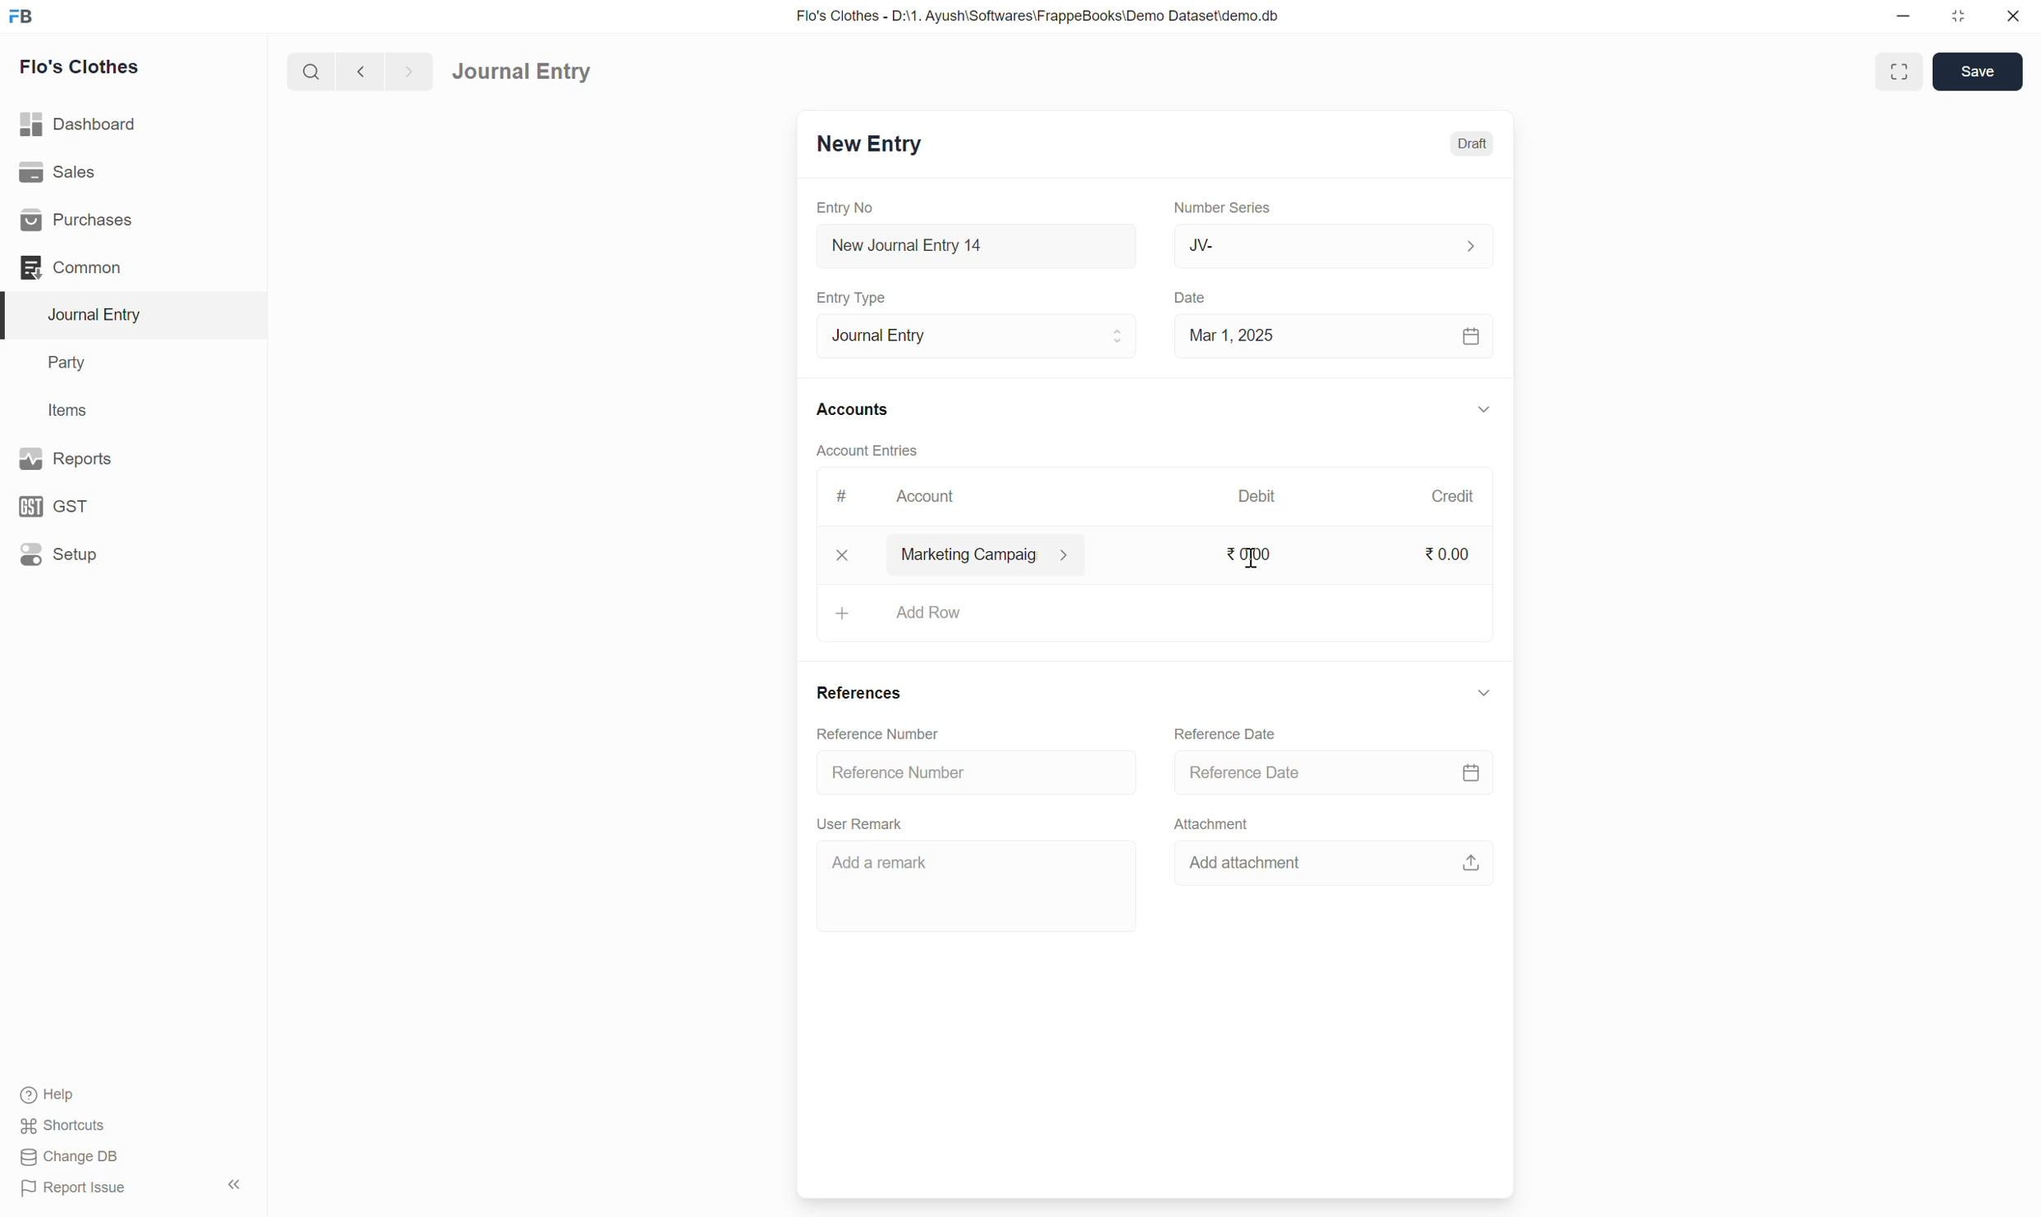 The width and height of the screenshot is (2041, 1217). Describe the element at coordinates (1481, 694) in the screenshot. I see `down` at that location.